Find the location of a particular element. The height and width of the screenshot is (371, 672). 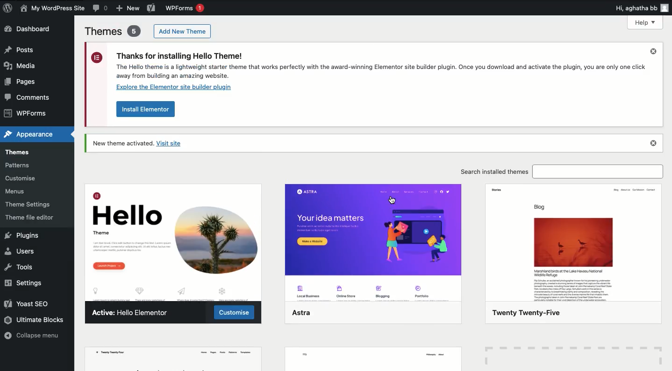

Collapse menu is located at coordinates (31, 336).